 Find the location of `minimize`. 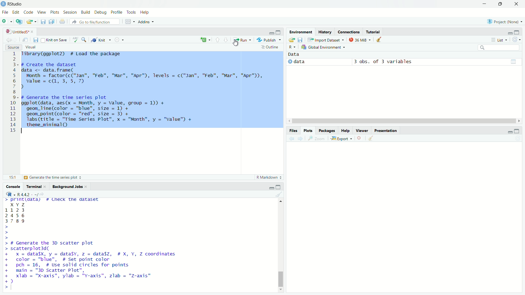

minimize is located at coordinates (271, 31).